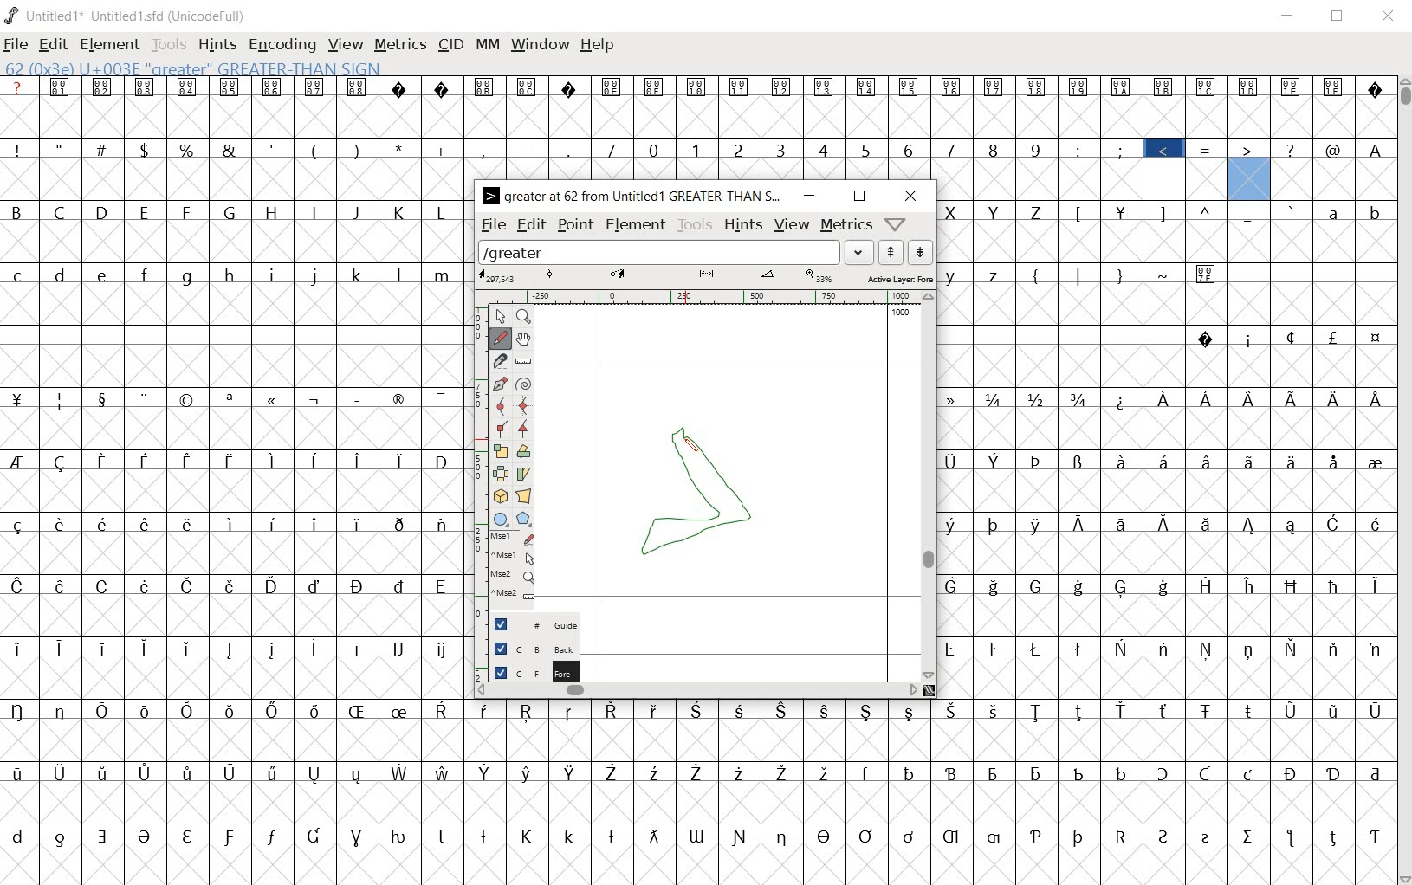  I want to click on flip the selection, so click(500, 474).